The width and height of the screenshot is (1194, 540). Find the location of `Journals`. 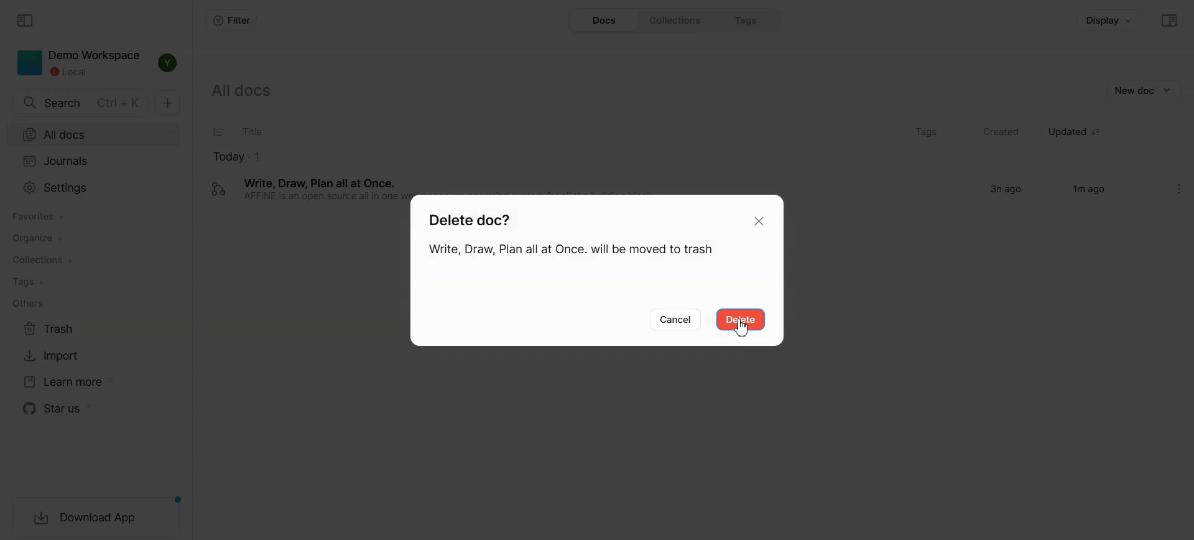

Journals is located at coordinates (92, 162).